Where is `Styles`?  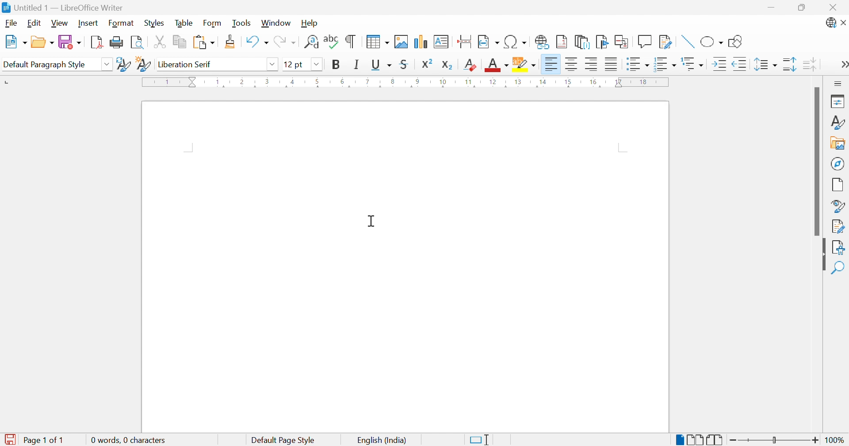 Styles is located at coordinates (157, 23).